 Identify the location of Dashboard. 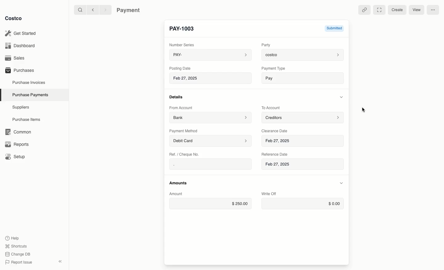
(22, 45).